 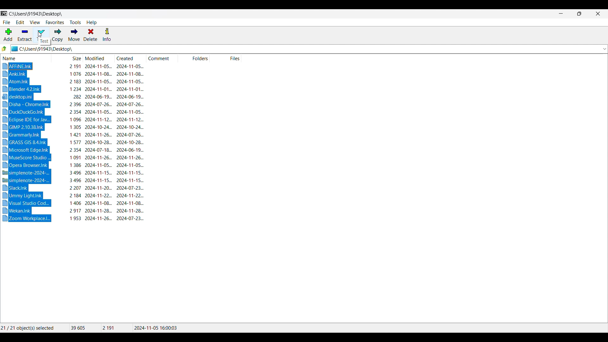 I want to click on Location of current folder, so click(x=36, y=14).